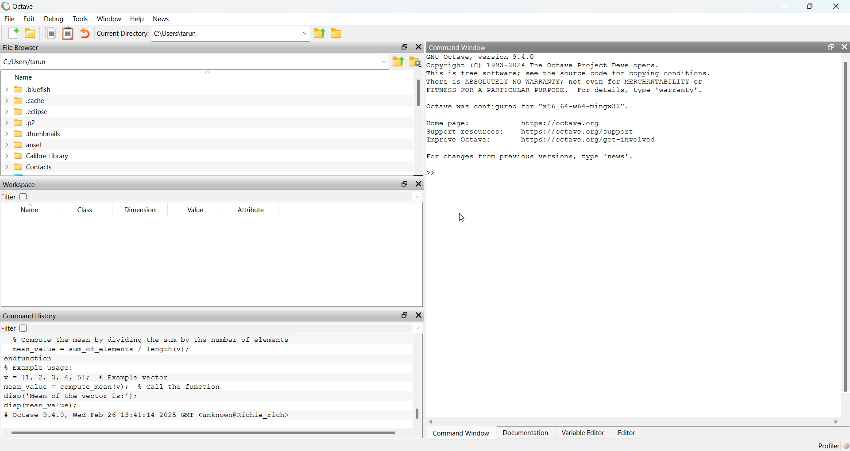 This screenshot has height=451, width=850. I want to click on Drop-down , so click(419, 197).